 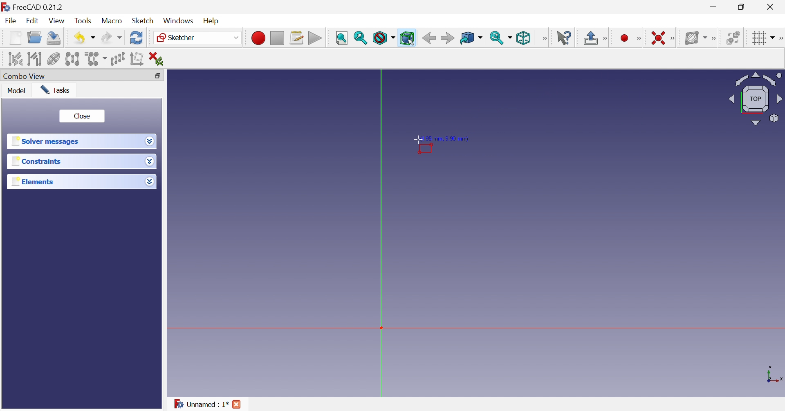 What do you see at coordinates (315, 38) in the screenshot?
I see `Execute macro` at bounding box center [315, 38].